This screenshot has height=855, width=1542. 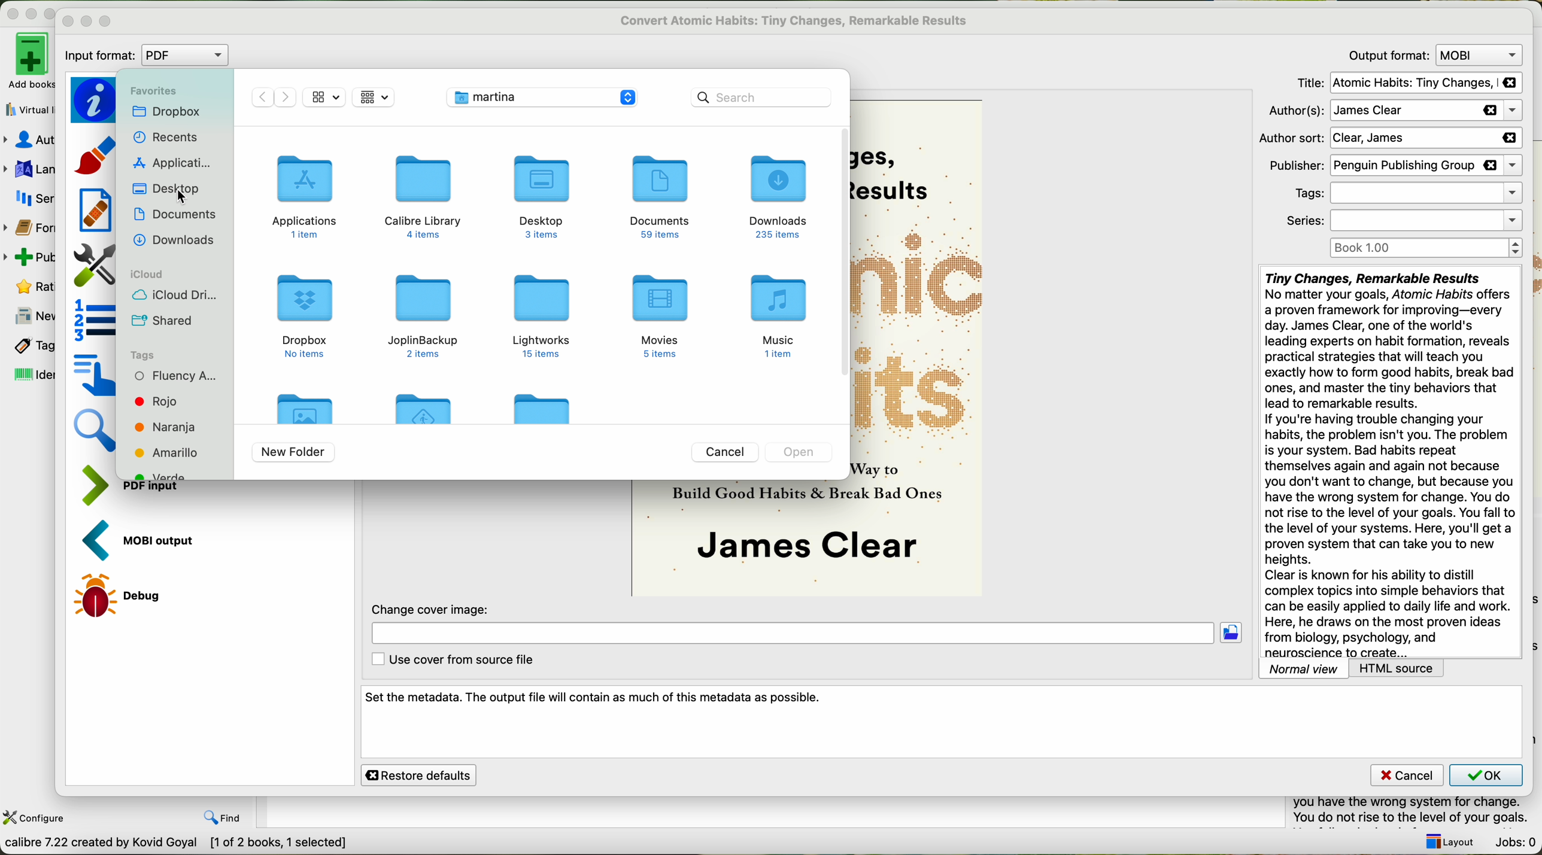 I want to click on series, so click(x=1404, y=221).